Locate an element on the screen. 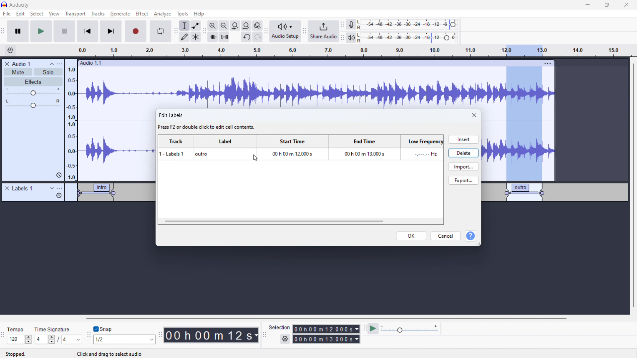 The width and height of the screenshot is (637, 358). Click and drag to move right selection boundary. is located at coordinates (130, 354).